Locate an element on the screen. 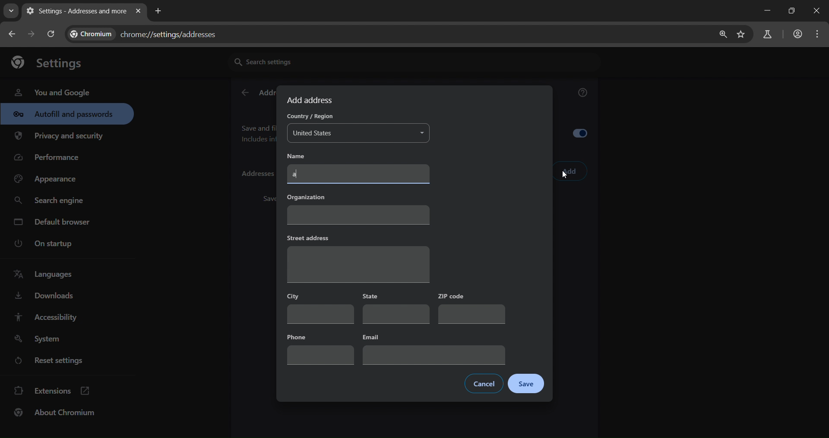 Image resolution: width=829 pixels, height=438 pixels. email is located at coordinates (435, 348).